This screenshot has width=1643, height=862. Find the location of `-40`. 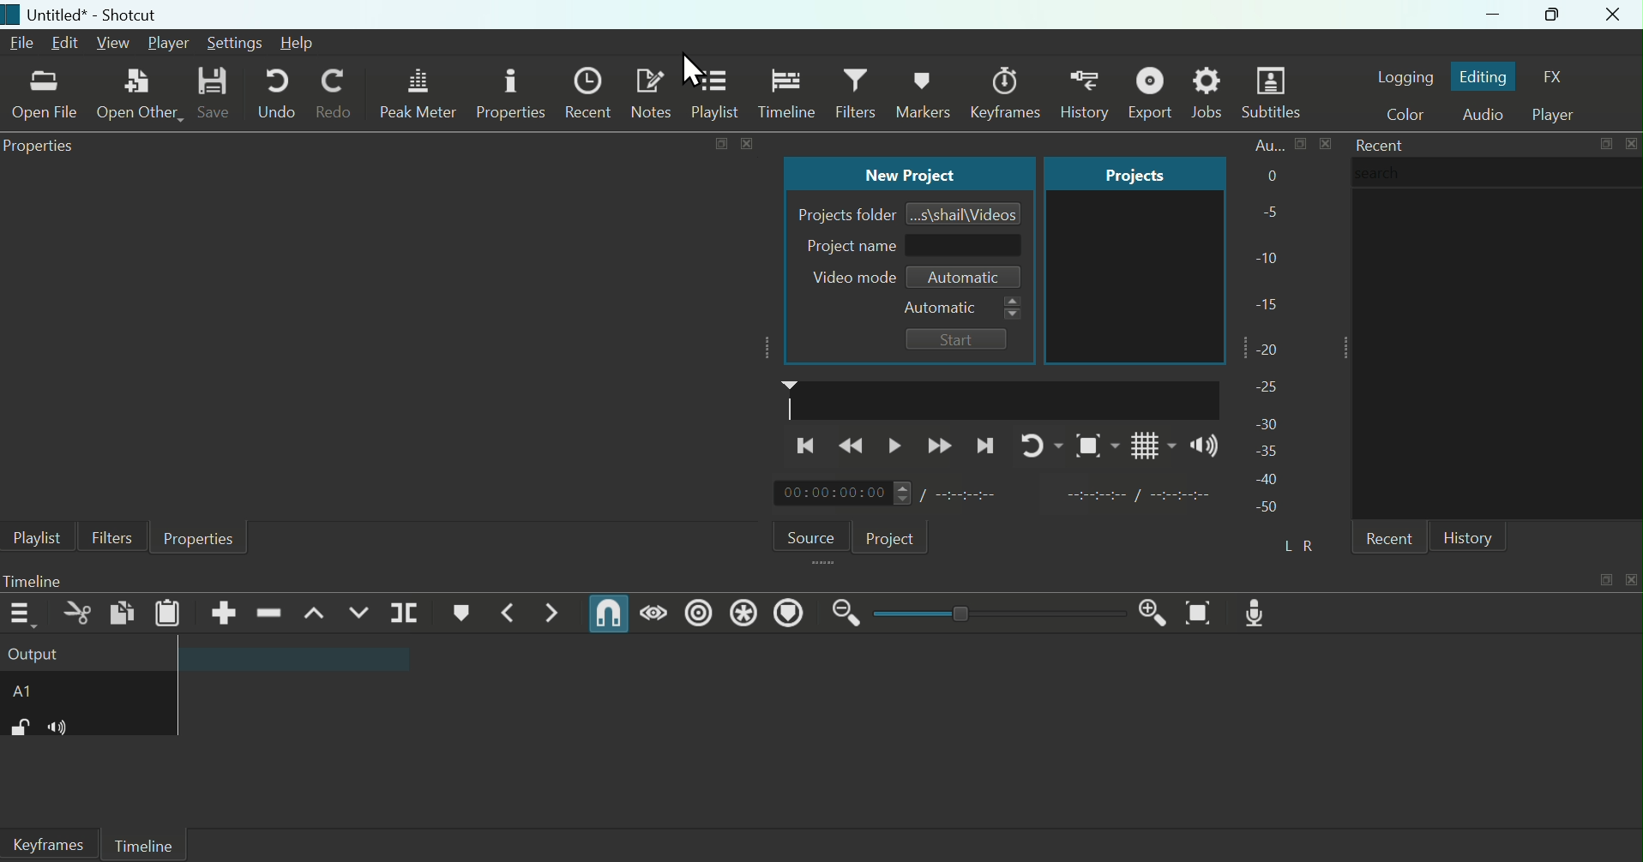

-40 is located at coordinates (1268, 479).